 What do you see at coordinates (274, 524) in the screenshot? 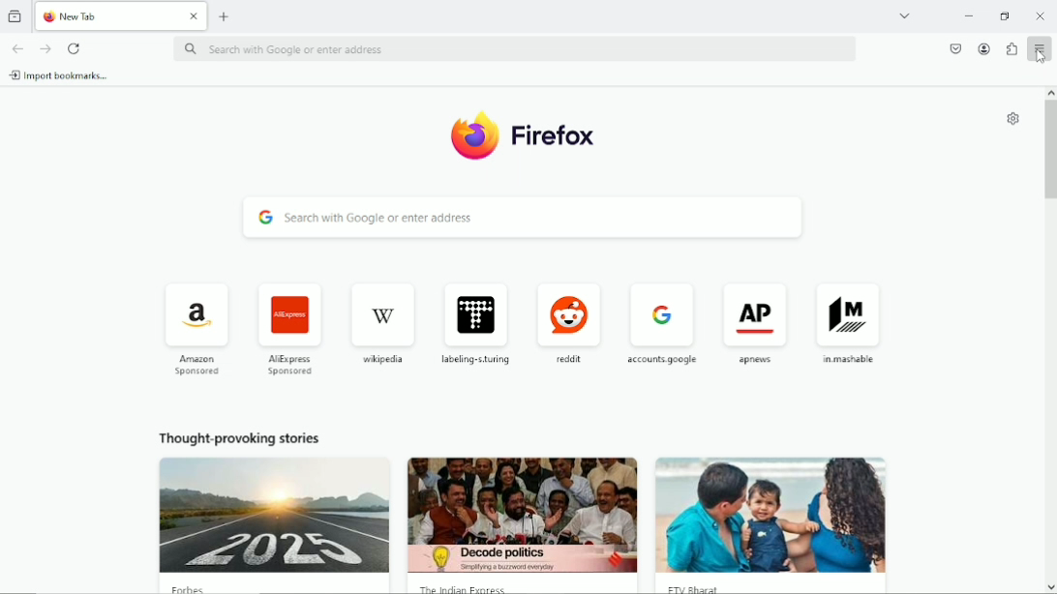
I see `Image` at bounding box center [274, 524].